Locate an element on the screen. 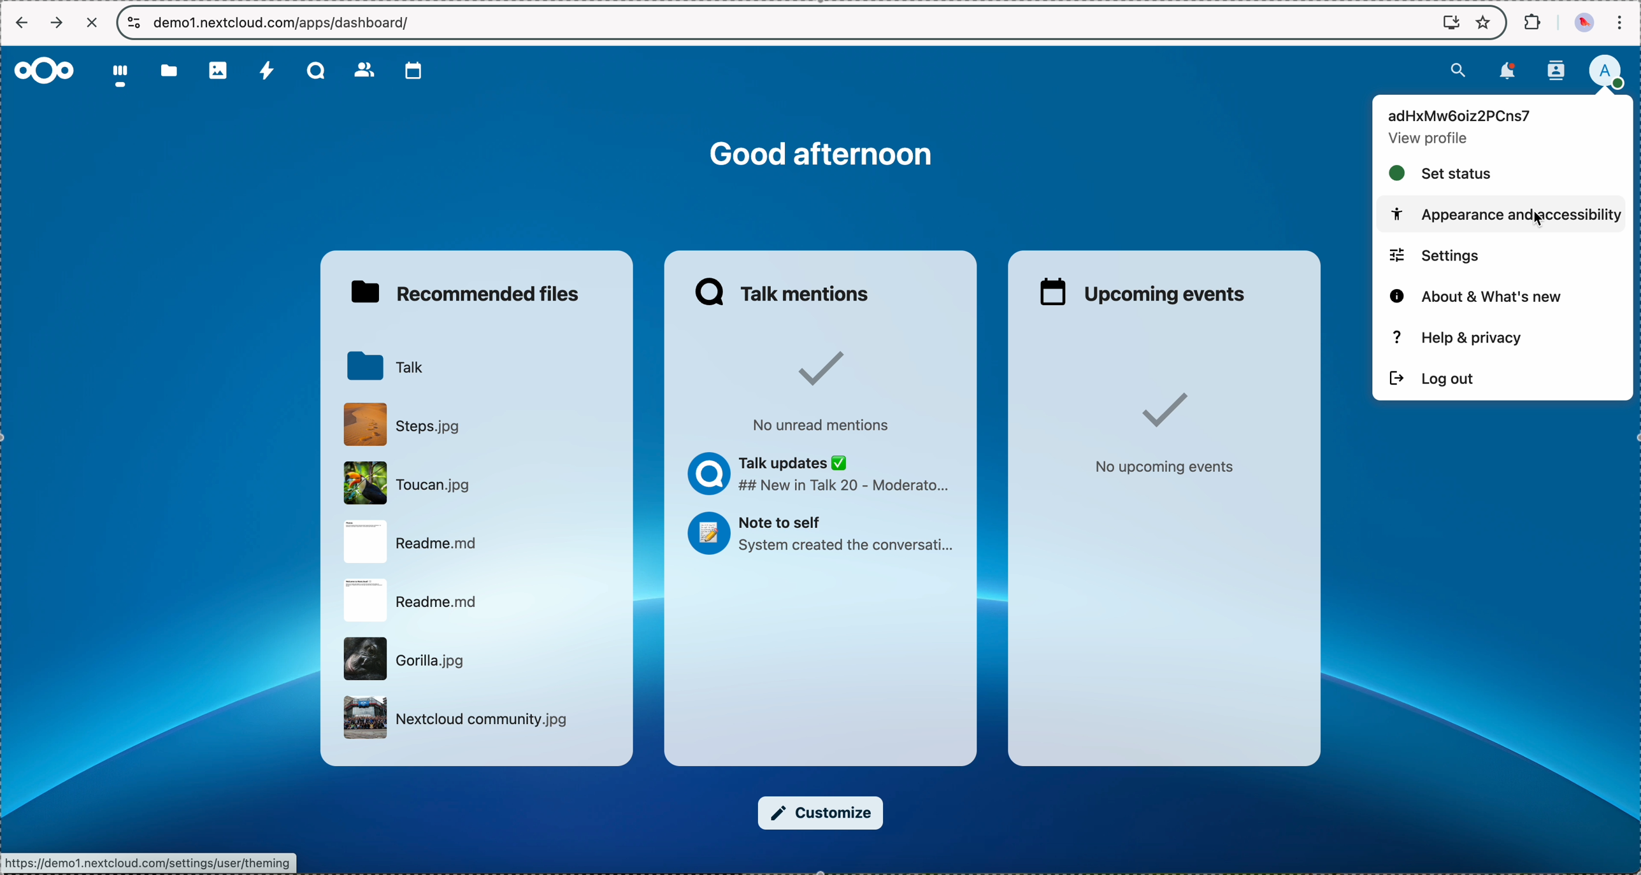  customize and control Google Chrome is located at coordinates (1624, 20).